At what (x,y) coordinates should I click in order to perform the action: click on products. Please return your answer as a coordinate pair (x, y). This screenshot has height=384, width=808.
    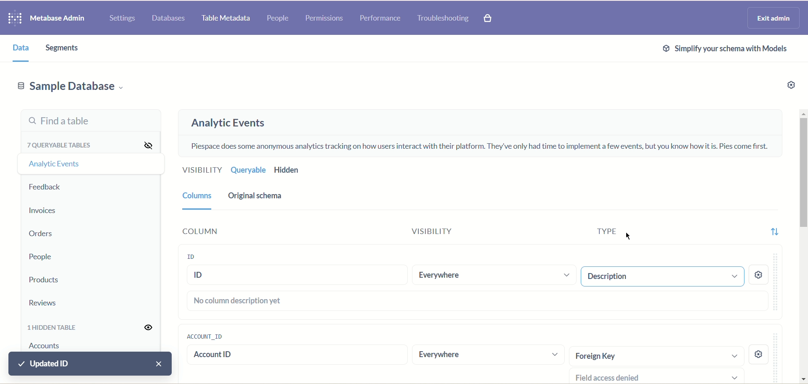
    Looking at the image, I should click on (45, 281).